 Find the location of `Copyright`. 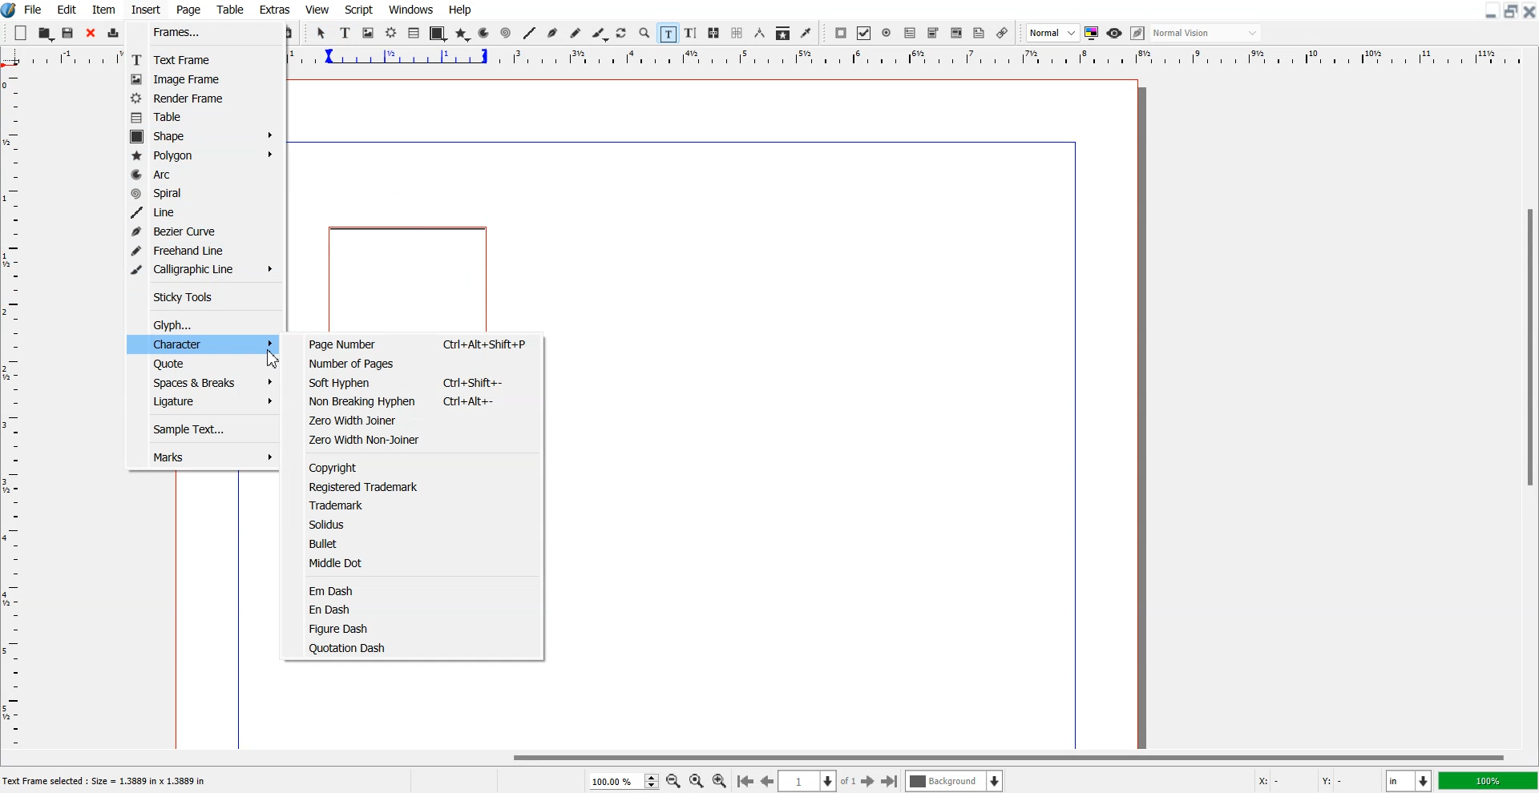

Copyright is located at coordinates (418, 466).